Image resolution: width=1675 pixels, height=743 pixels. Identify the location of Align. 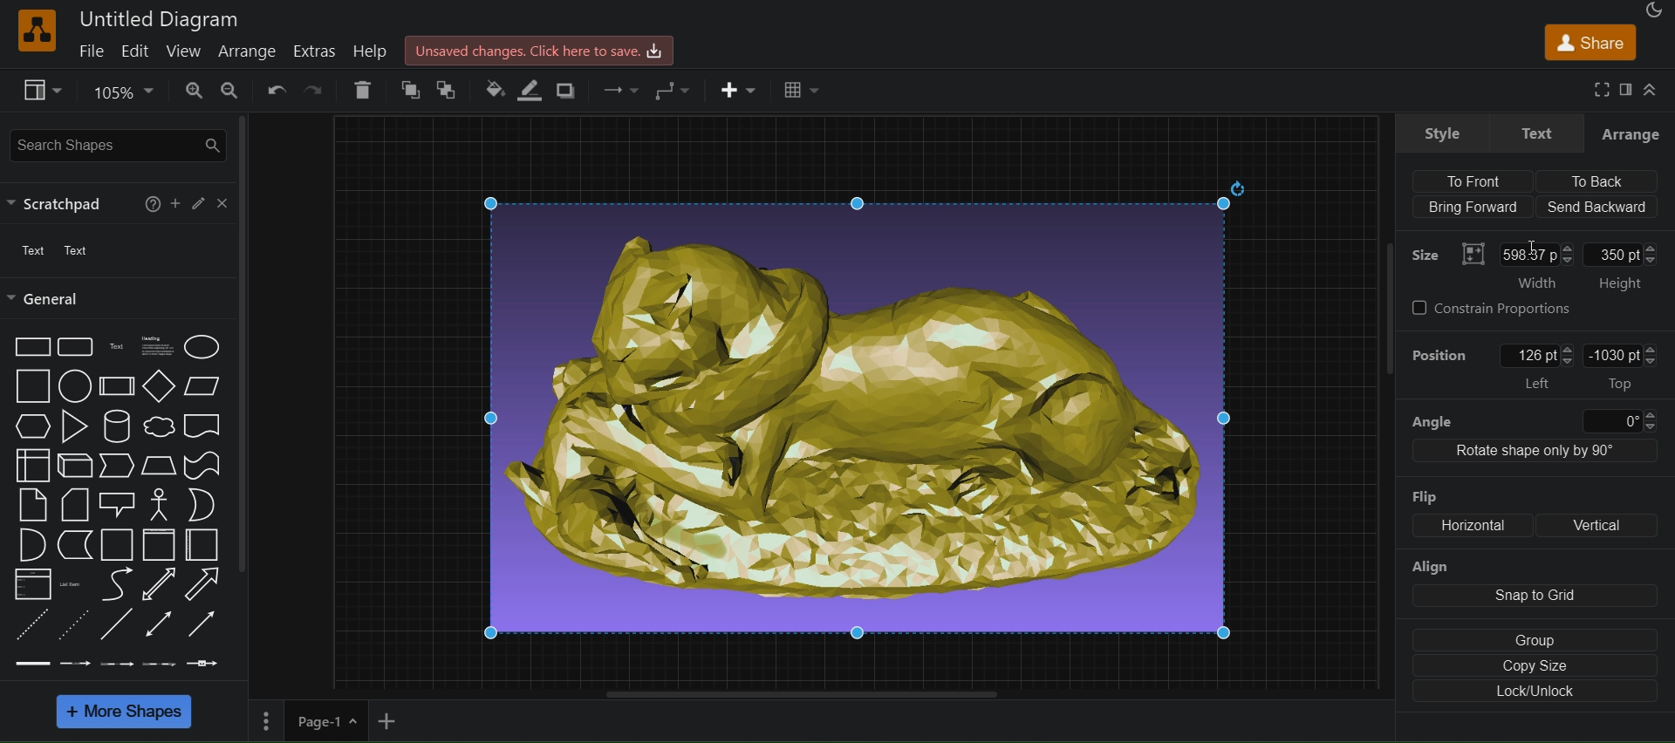
(1432, 568).